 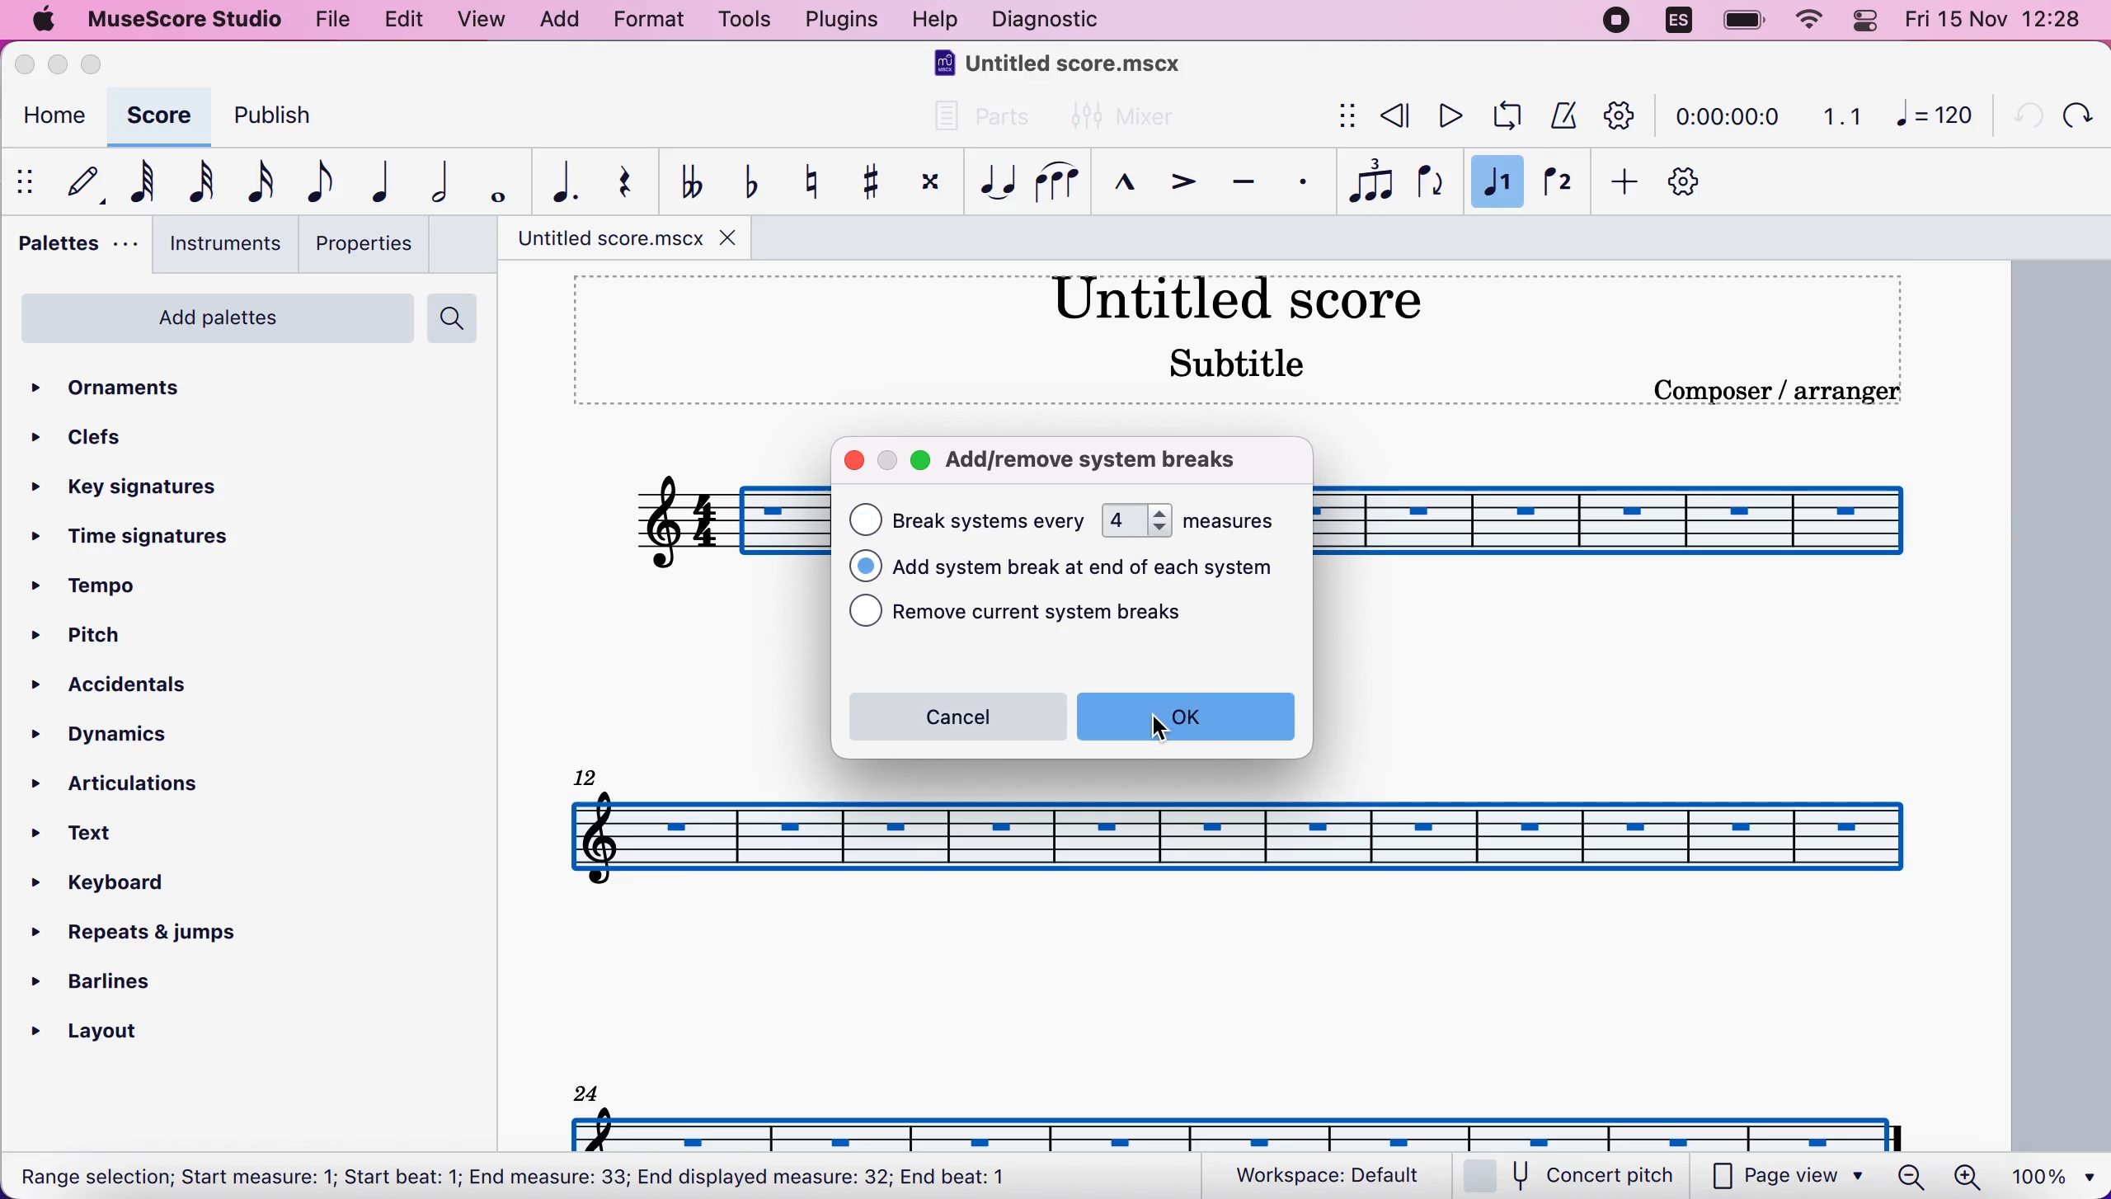 What do you see at coordinates (648, 22) in the screenshot?
I see `format` at bounding box center [648, 22].